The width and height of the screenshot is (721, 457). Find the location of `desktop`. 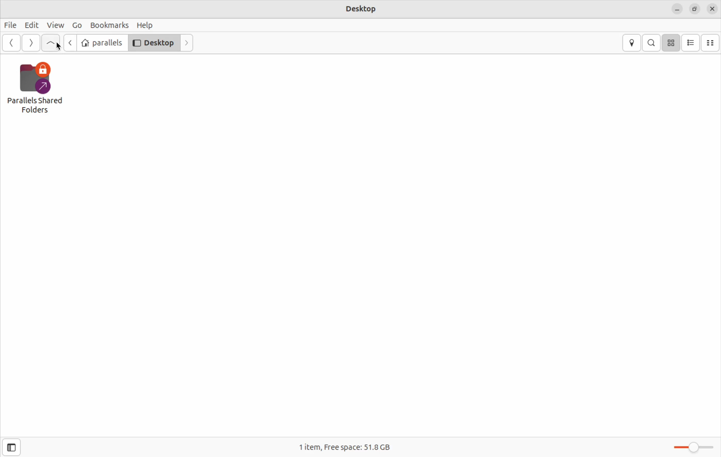

desktop is located at coordinates (360, 8).